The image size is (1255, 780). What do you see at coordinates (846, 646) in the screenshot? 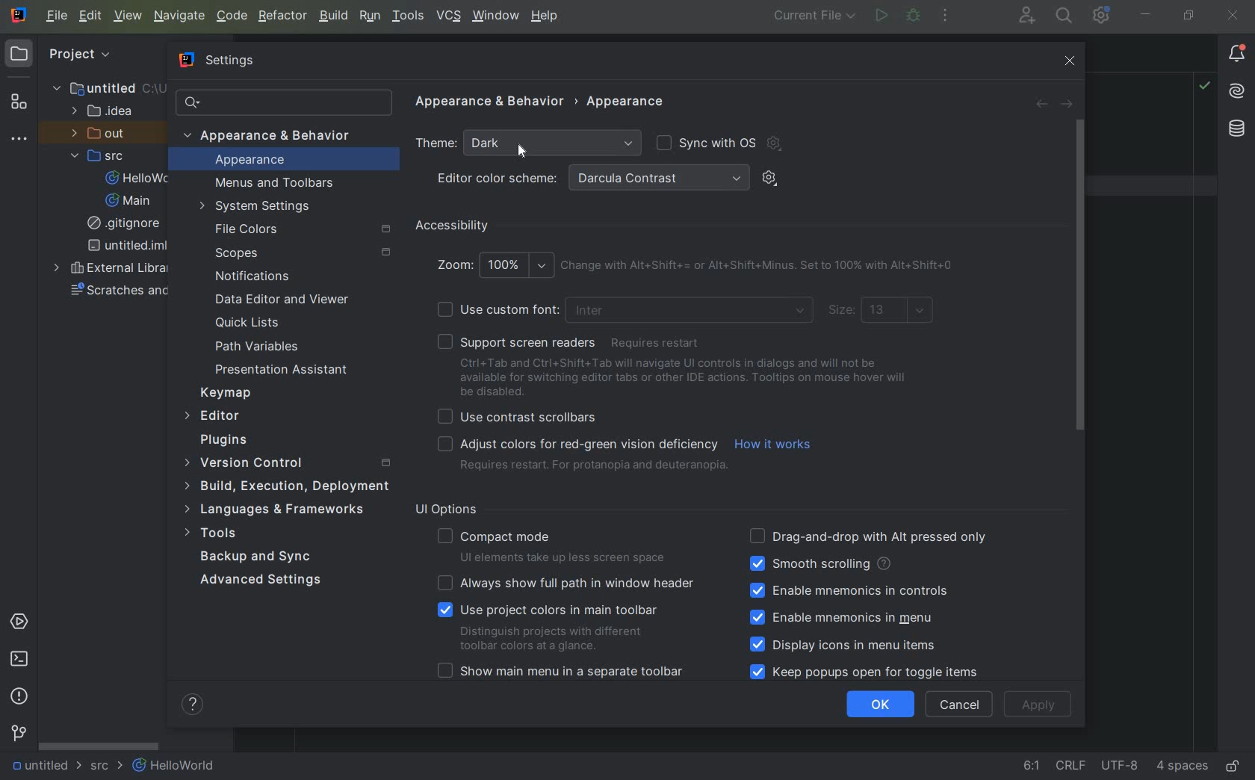
I see `display icons in menu items(checked)` at bounding box center [846, 646].